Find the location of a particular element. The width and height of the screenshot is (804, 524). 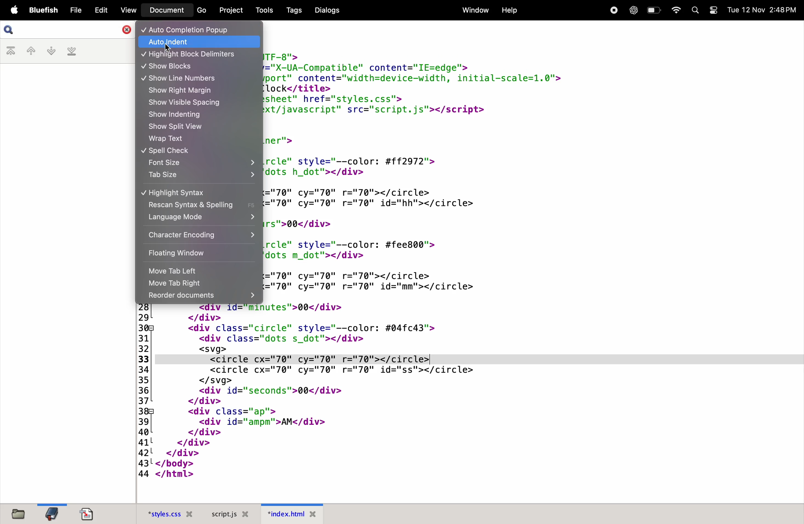

tools is located at coordinates (264, 10).